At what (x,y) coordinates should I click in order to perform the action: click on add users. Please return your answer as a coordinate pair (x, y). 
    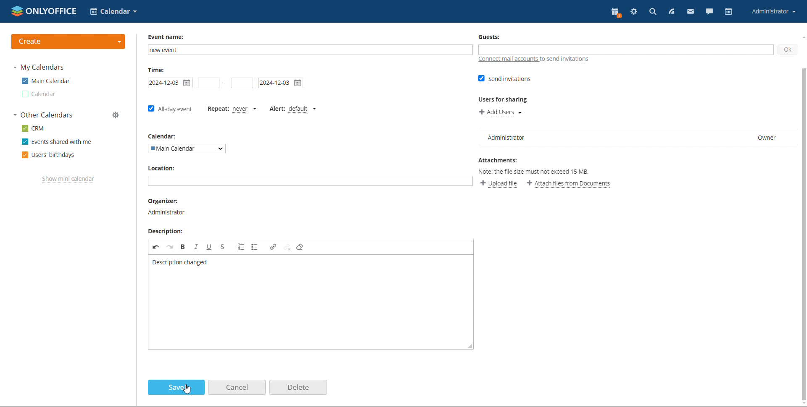
    Looking at the image, I should click on (498, 113).